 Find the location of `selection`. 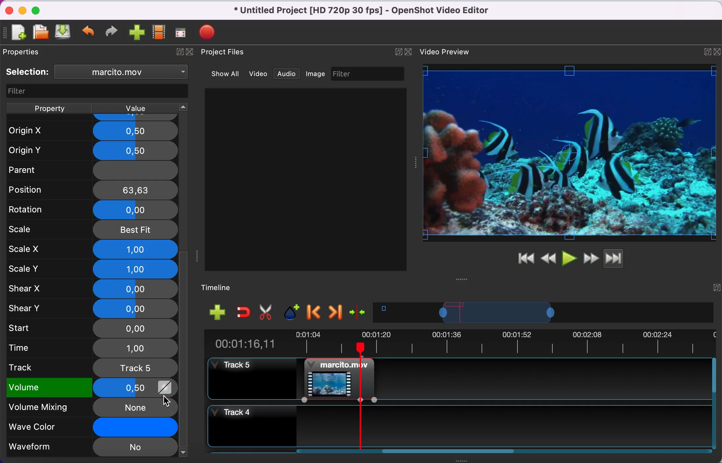

selection is located at coordinates (28, 72).